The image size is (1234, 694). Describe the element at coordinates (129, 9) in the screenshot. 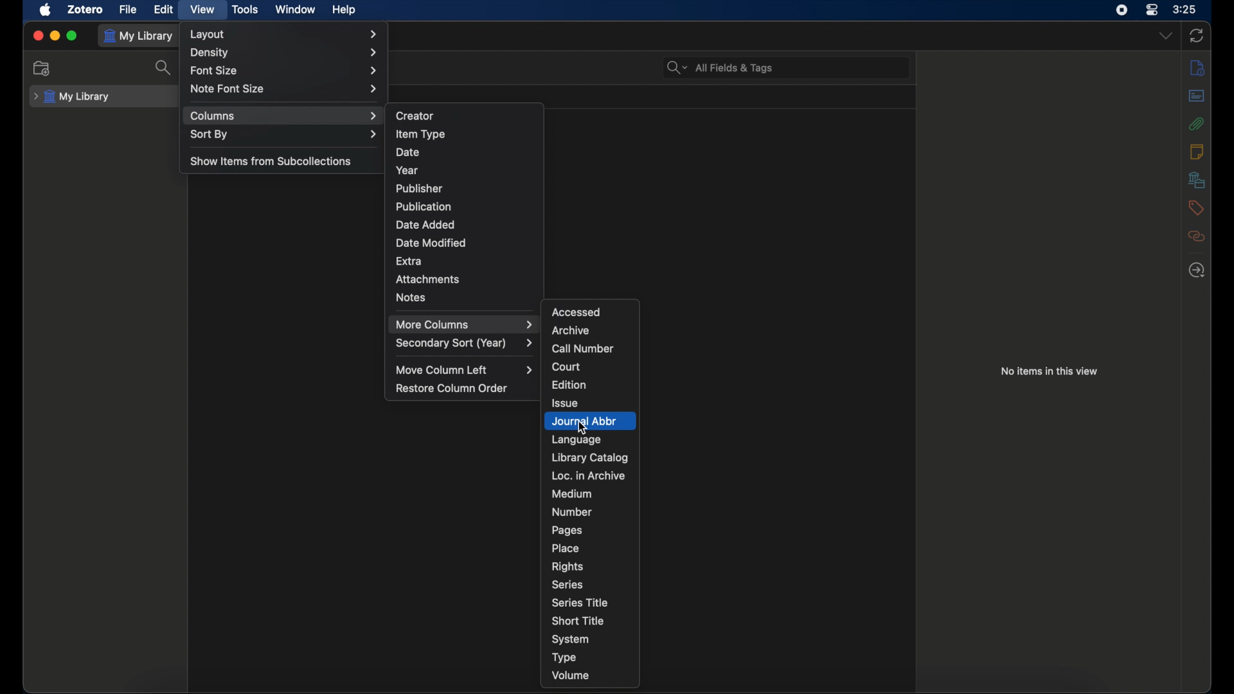

I see `file` at that location.